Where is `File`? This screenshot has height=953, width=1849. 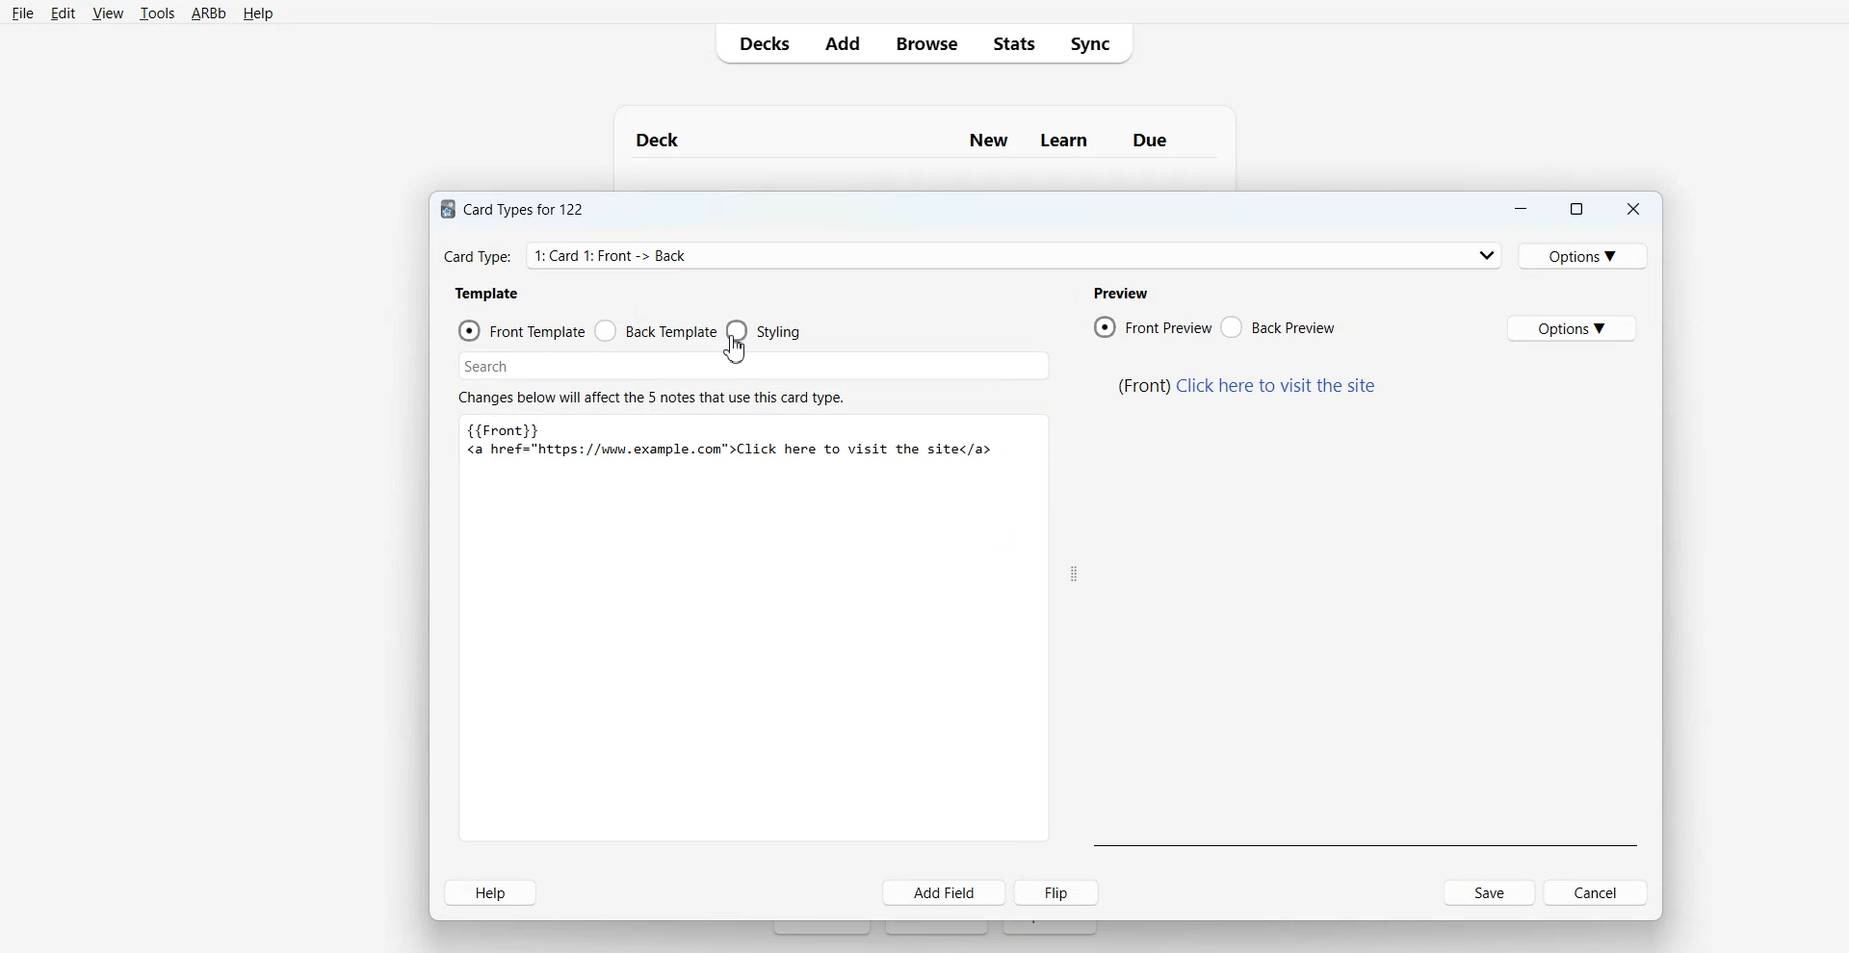 File is located at coordinates (22, 13).